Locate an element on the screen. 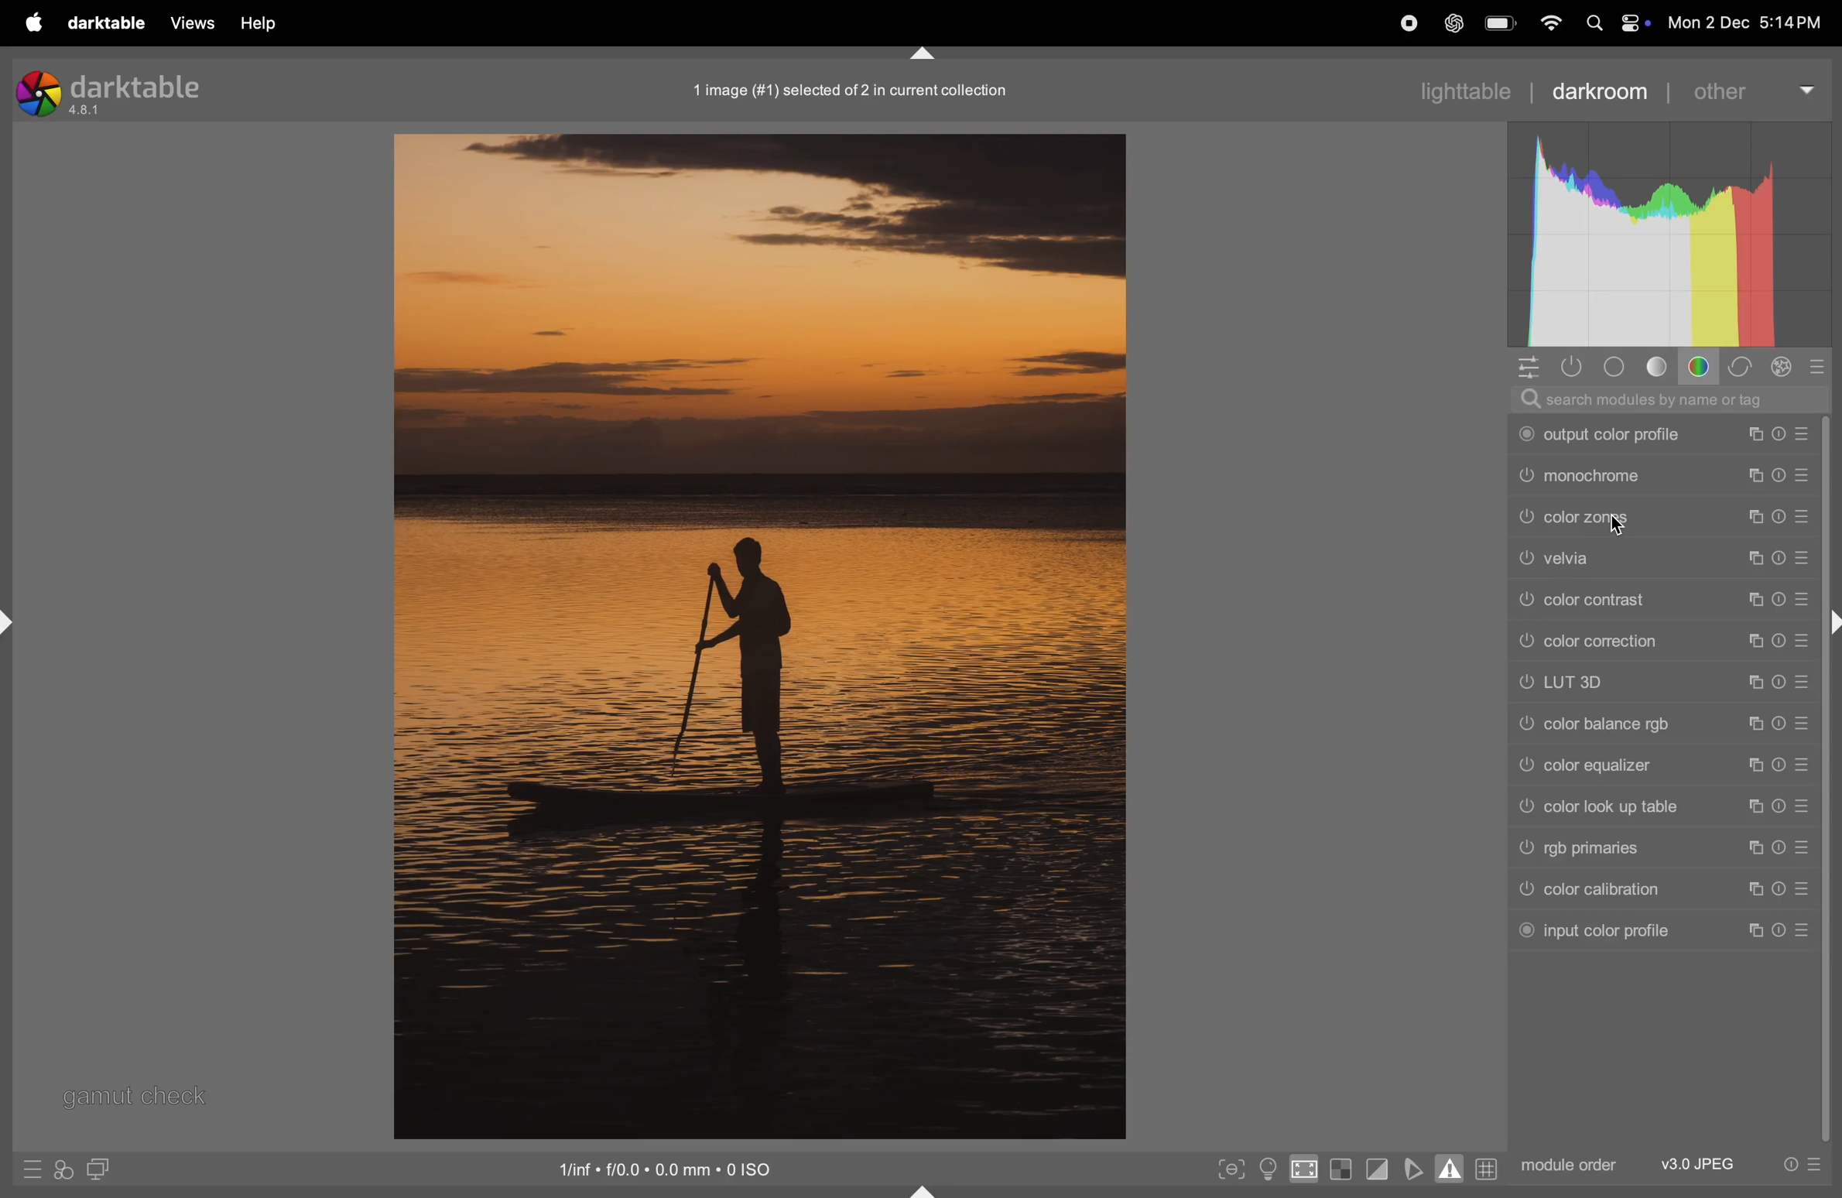  Timer is located at coordinates (1777, 933).